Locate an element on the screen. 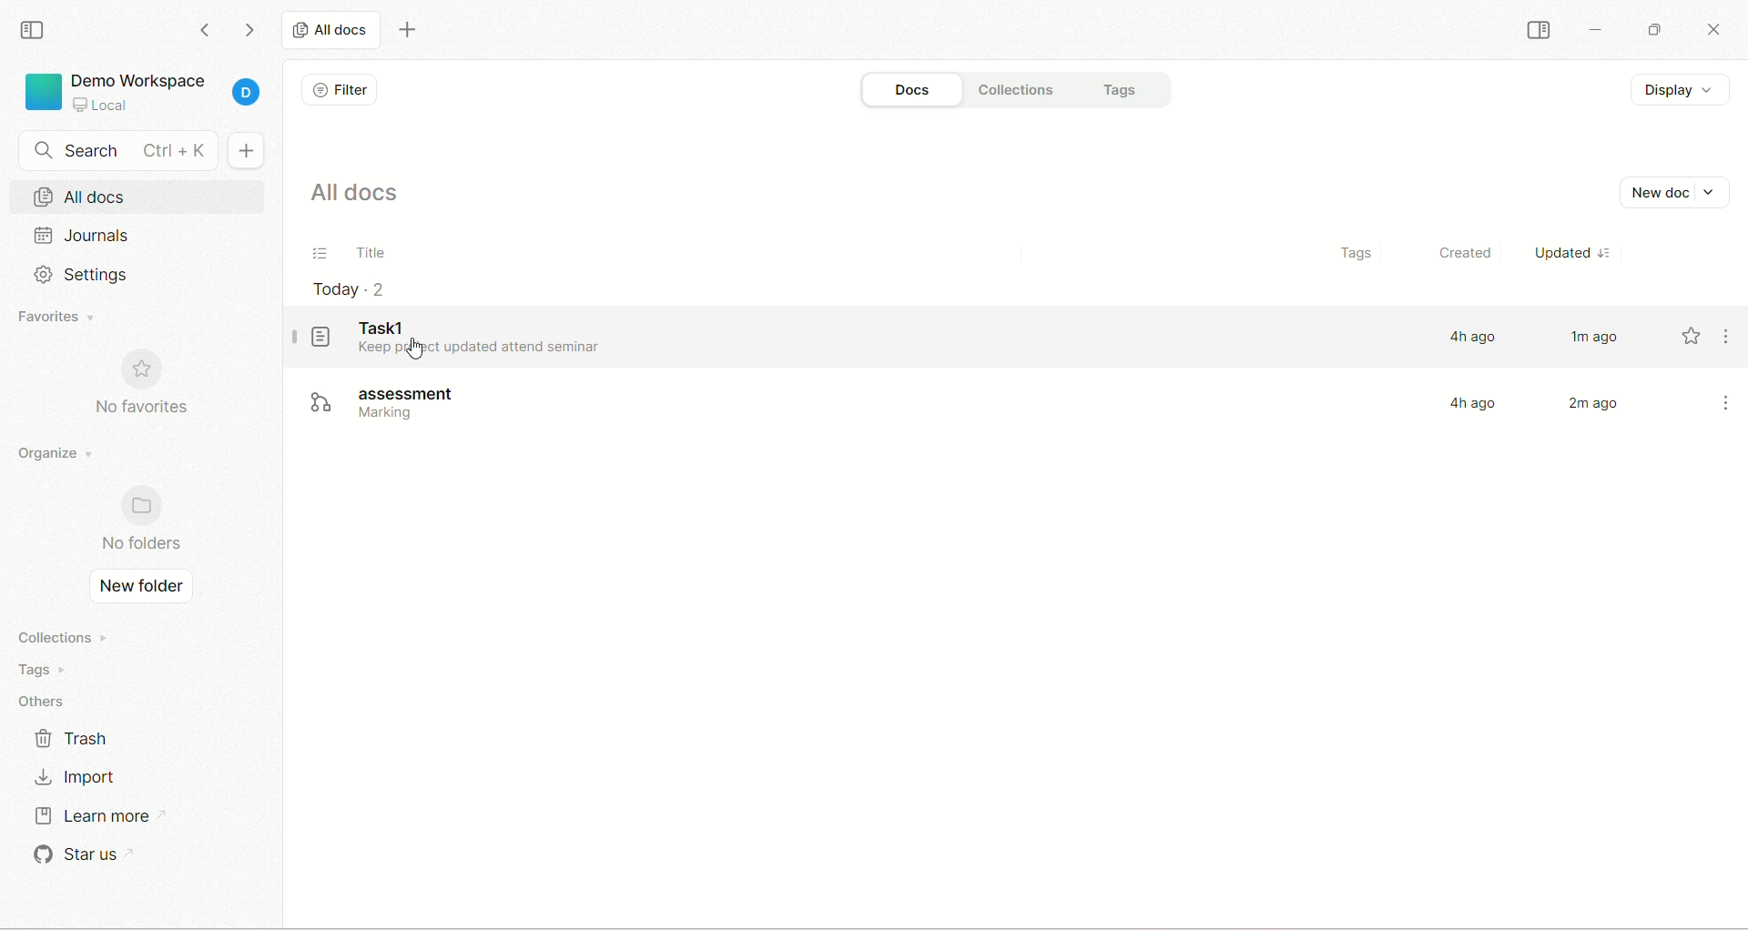 This screenshot has height=930, width=1748. all docs is located at coordinates (138, 198).